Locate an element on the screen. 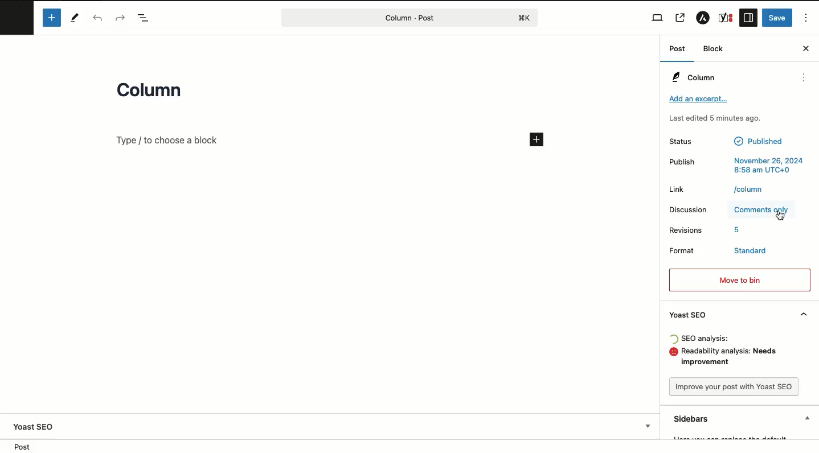  Document overview is located at coordinates (146, 19).